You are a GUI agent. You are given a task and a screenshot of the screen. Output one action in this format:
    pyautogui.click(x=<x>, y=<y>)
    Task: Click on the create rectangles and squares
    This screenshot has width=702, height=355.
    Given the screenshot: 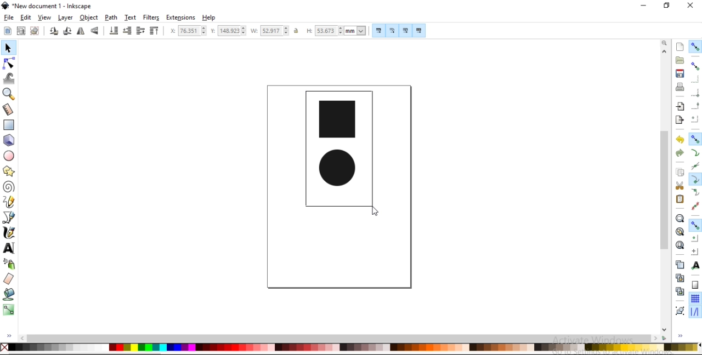 What is the action you would take?
    pyautogui.click(x=9, y=125)
    